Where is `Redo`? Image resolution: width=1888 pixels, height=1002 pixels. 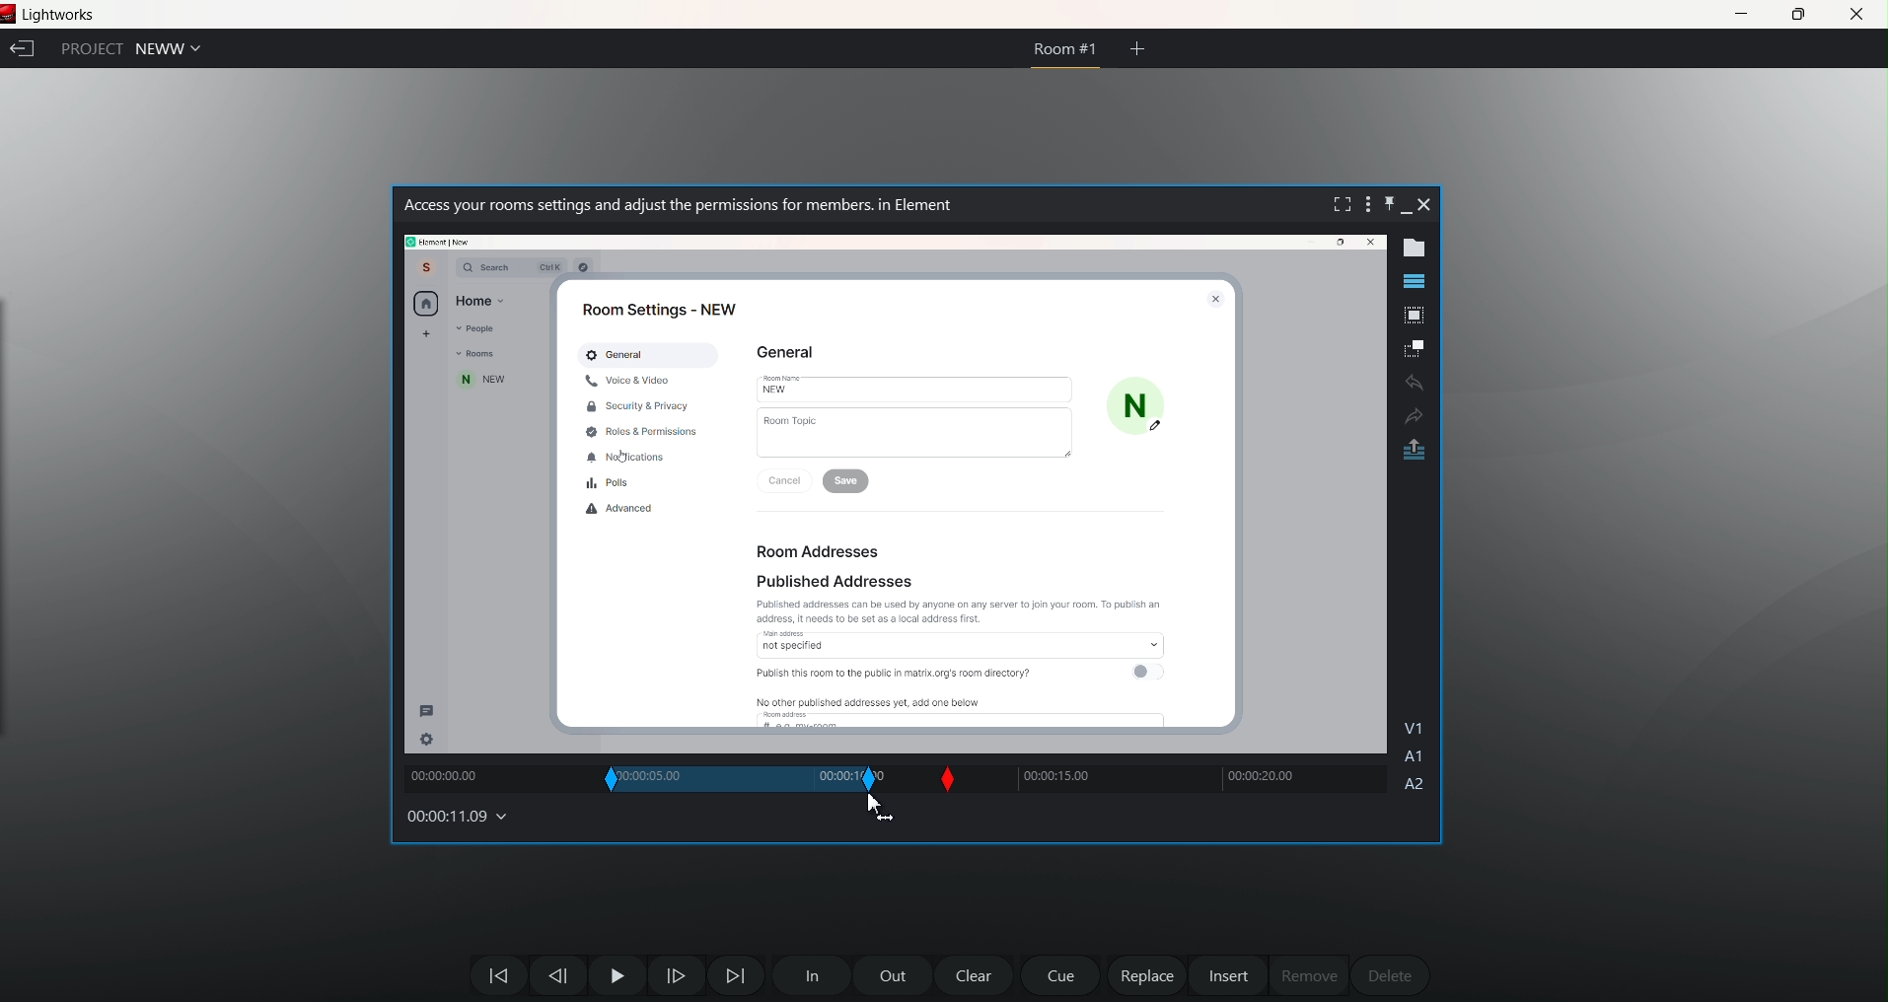 Redo is located at coordinates (1413, 415).